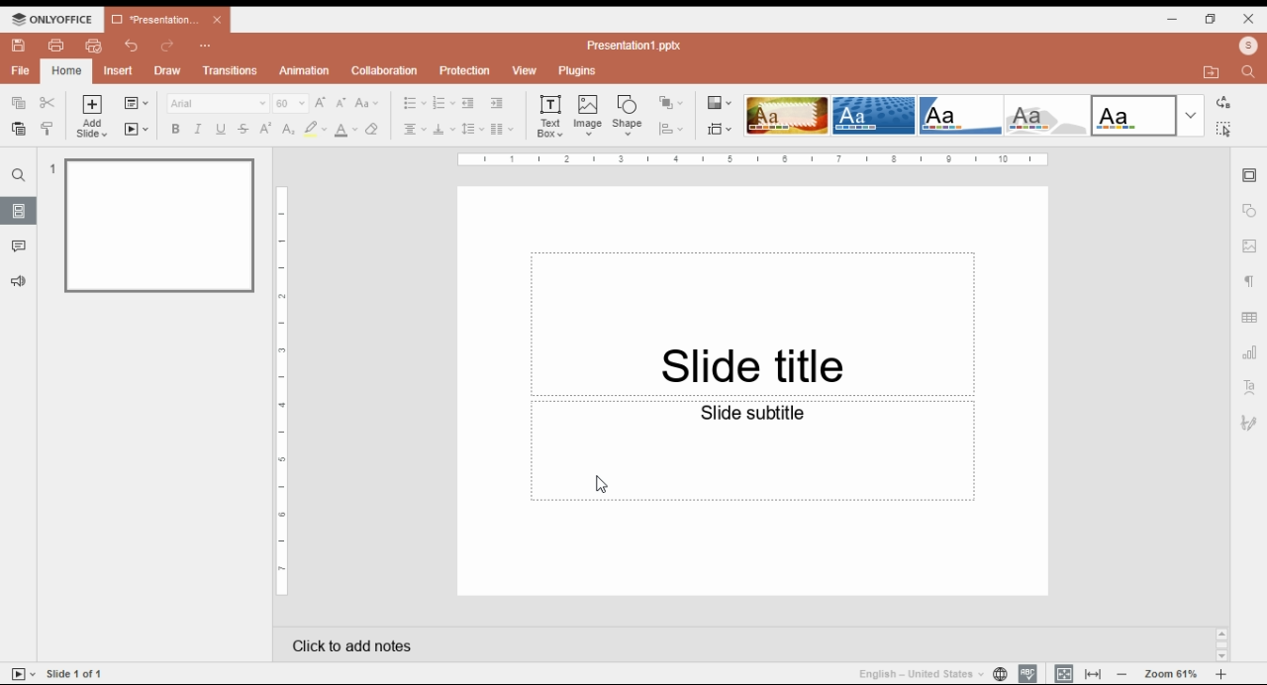  Describe the element at coordinates (1191, 116) in the screenshot. I see `more slide theme options` at that location.